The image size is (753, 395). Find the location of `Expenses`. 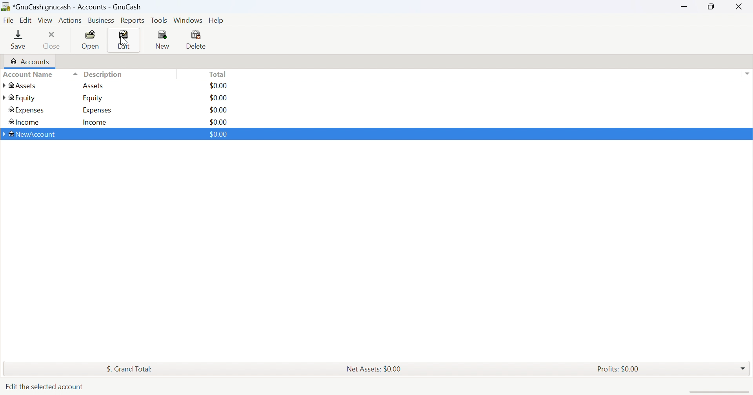

Expenses is located at coordinates (27, 111).